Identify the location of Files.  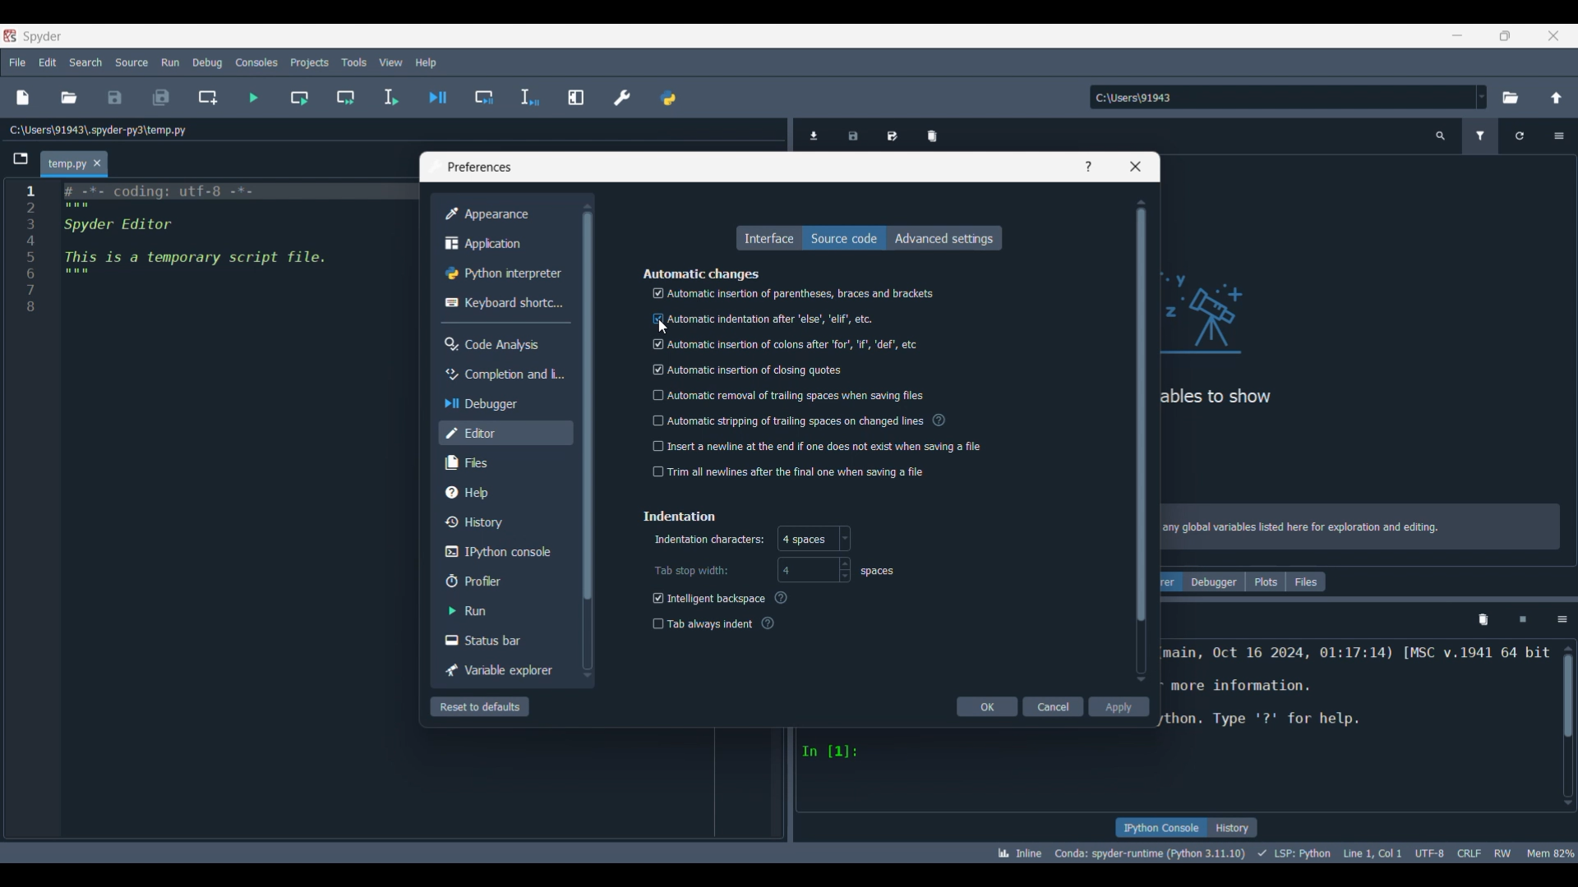
(506, 463).